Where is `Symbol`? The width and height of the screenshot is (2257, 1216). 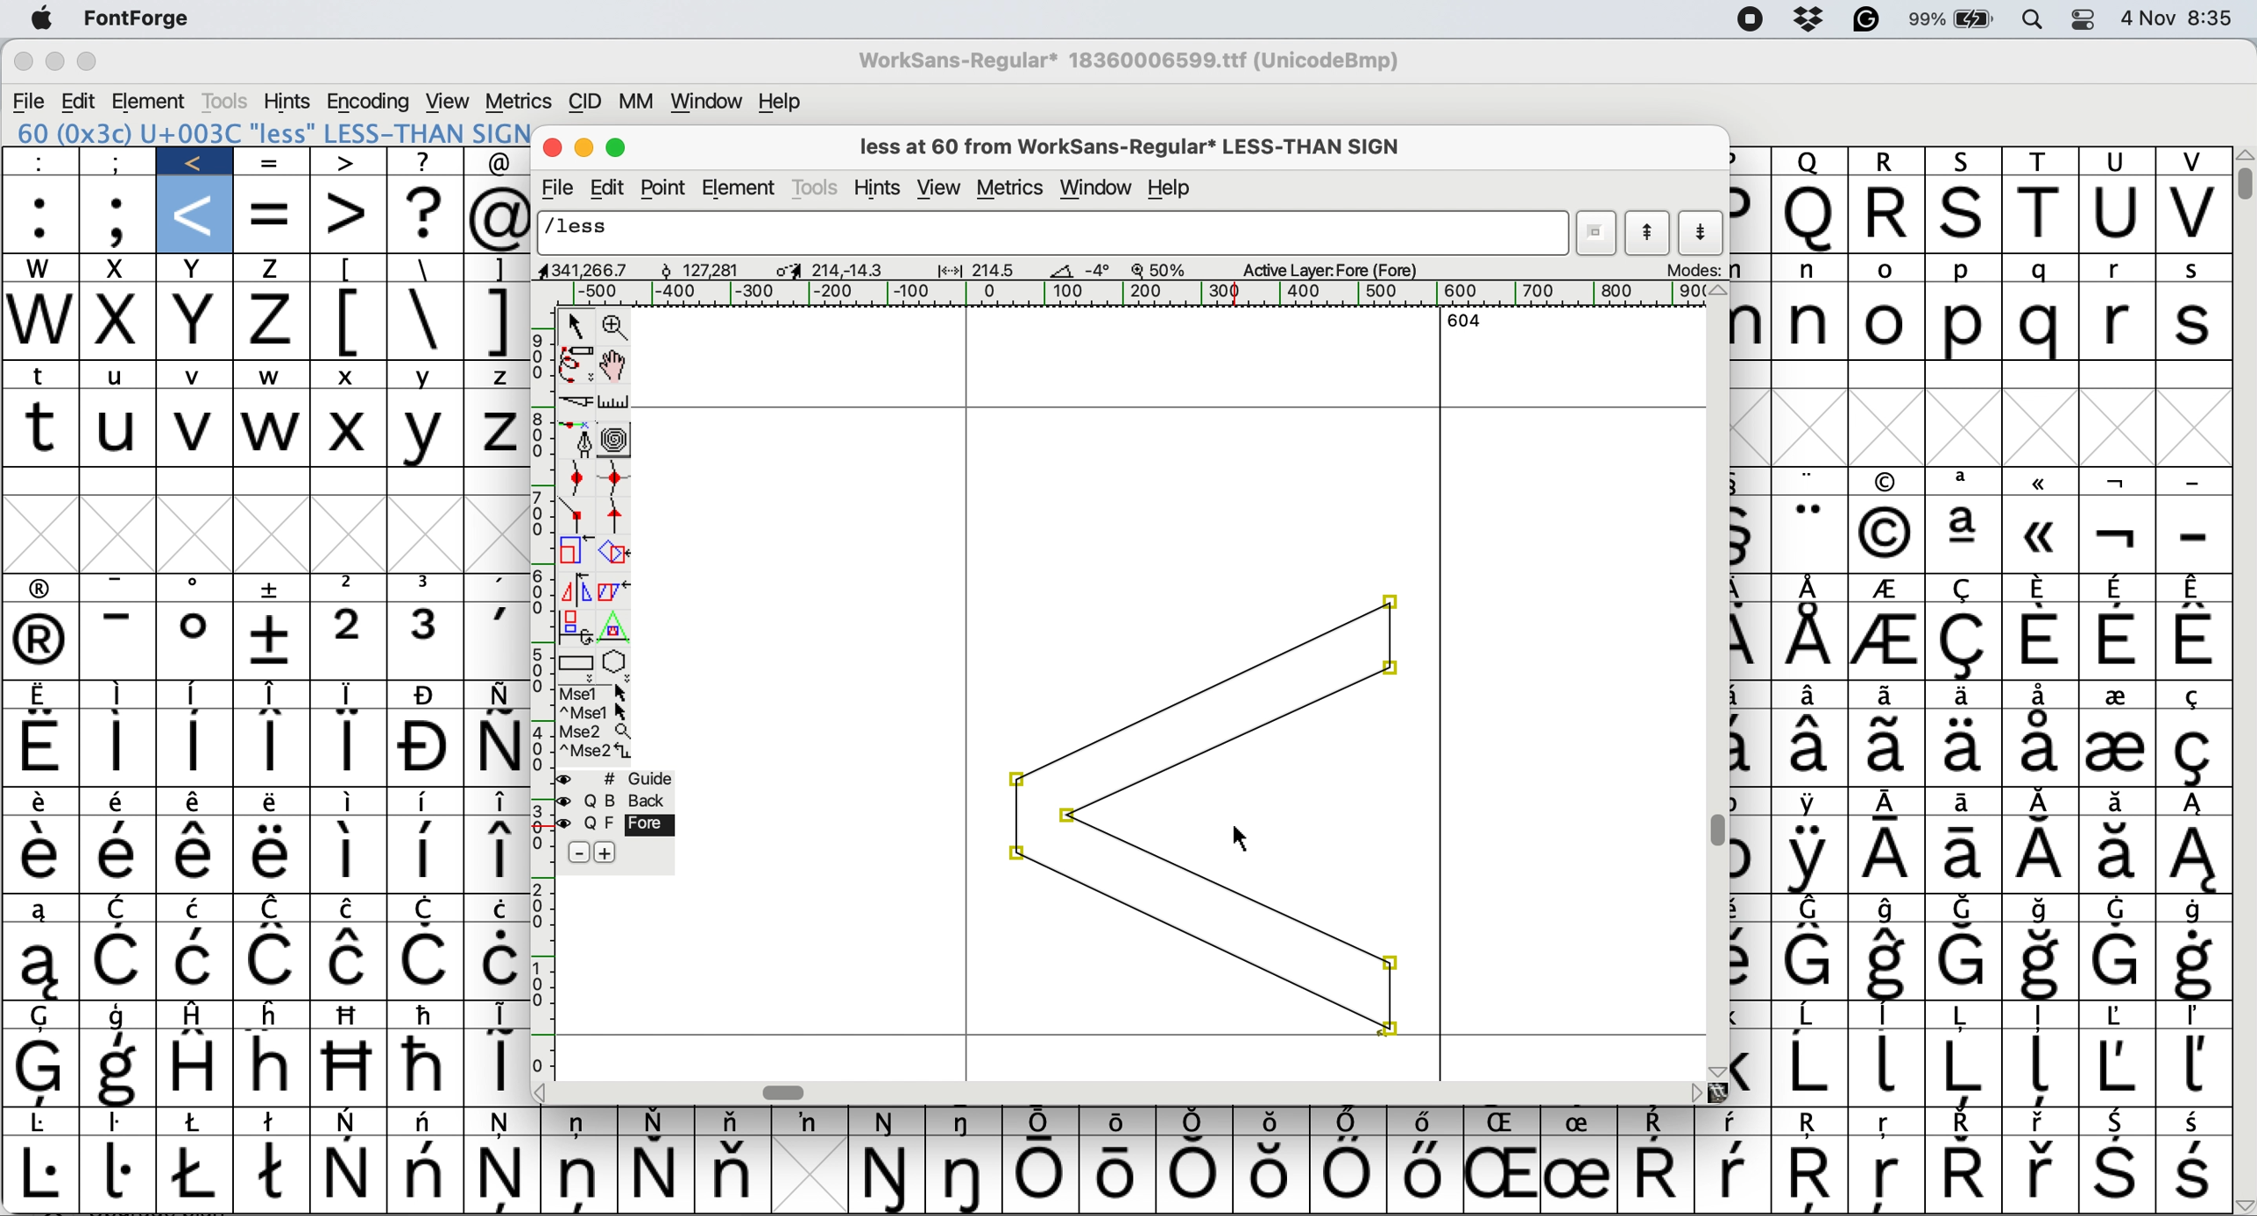 Symbol is located at coordinates (47, 801).